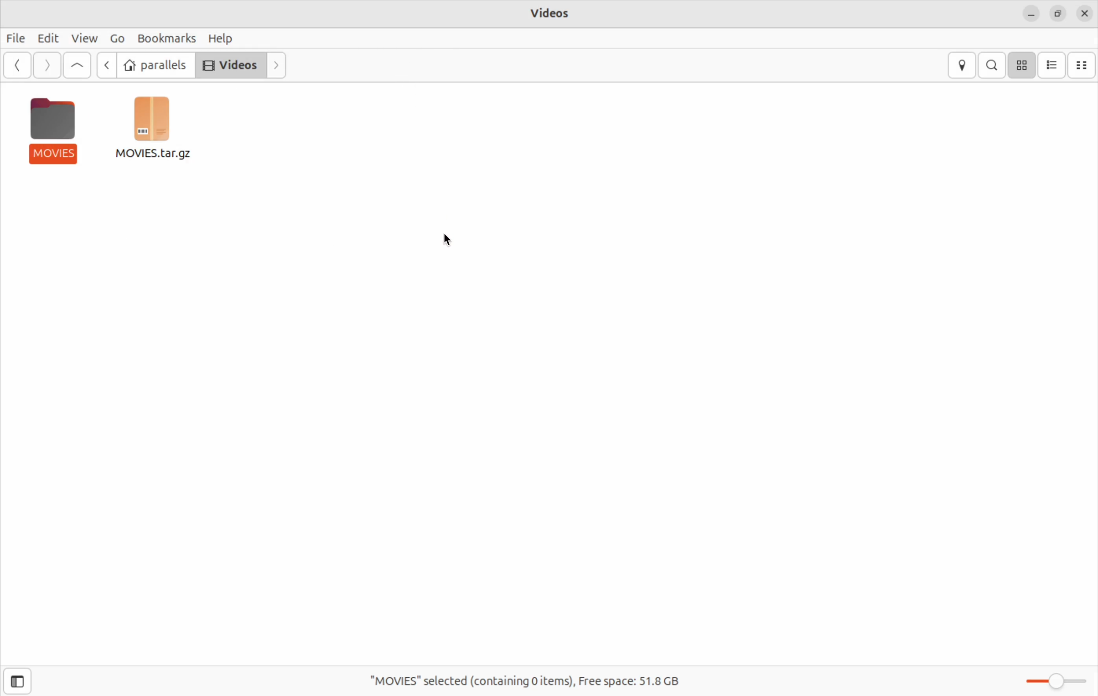 This screenshot has width=1098, height=696. I want to click on movies, so click(55, 128).